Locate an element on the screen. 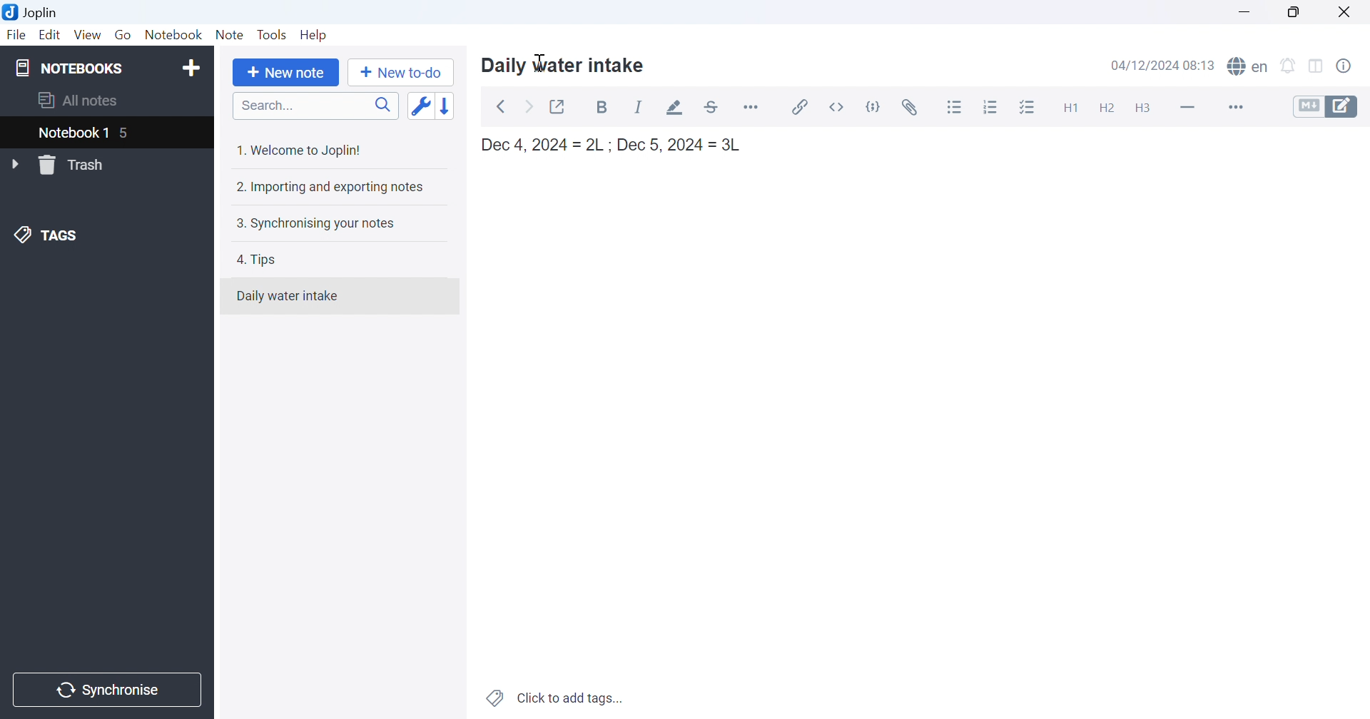 The height and width of the screenshot is (719, 1370). Search is located at coordinates (315, 106).